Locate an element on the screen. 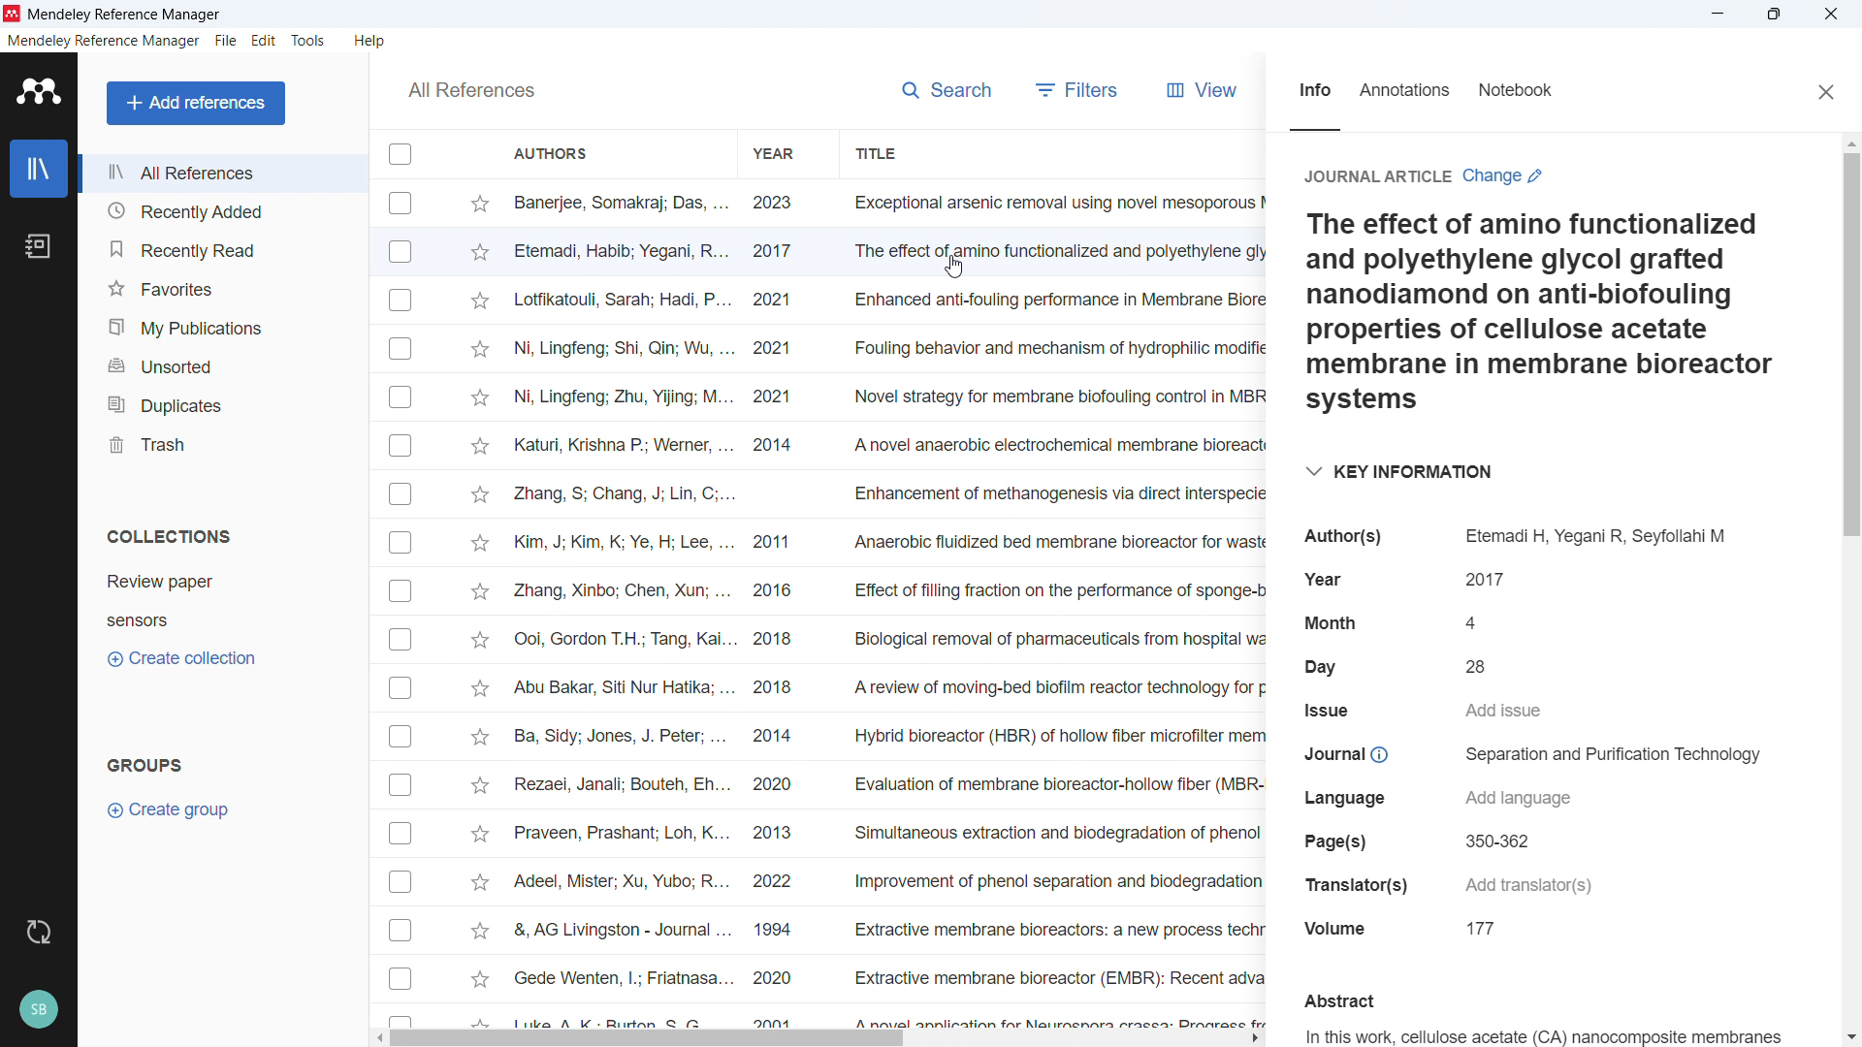  logo is located at coordinates (39, 93).